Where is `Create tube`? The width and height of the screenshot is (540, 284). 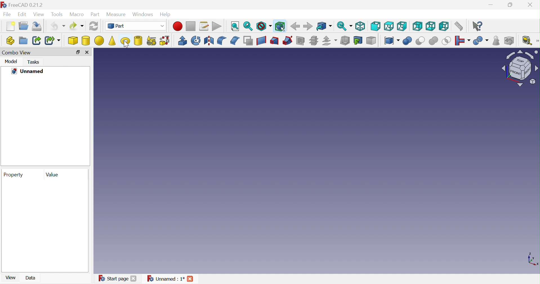
Create tube is located at coordinates (139, 41).